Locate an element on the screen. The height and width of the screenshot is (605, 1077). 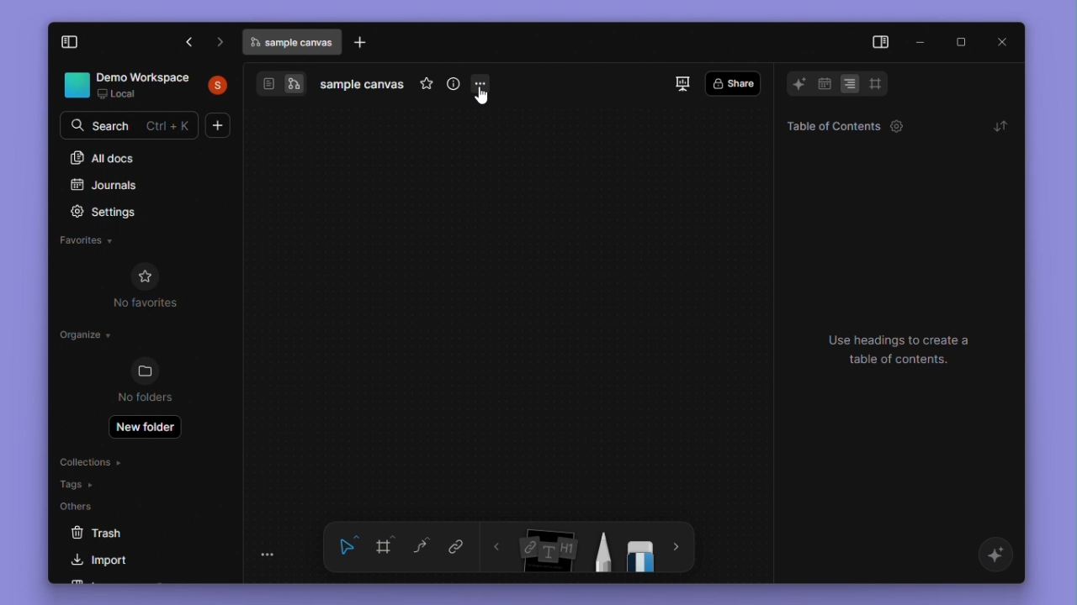
Collapse side pane is located at coordinates (879, 43).